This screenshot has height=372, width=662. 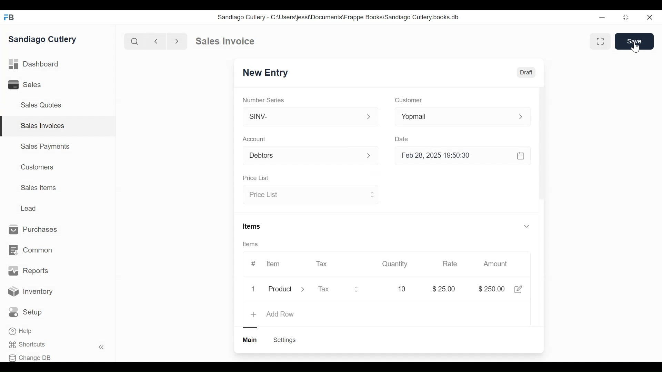 I want to click on + Add Row, so click(x=273, y=315).